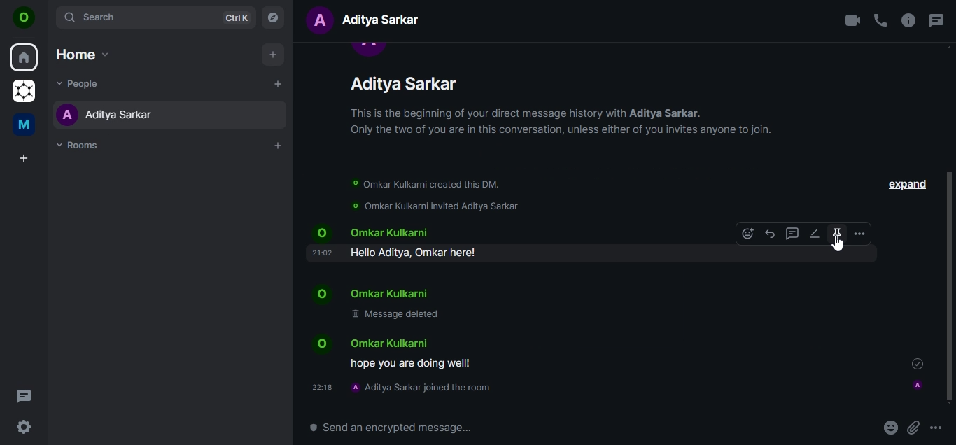  Describe the element at coordinates (938, 428) in the screenshot. I see `more options` at that location.